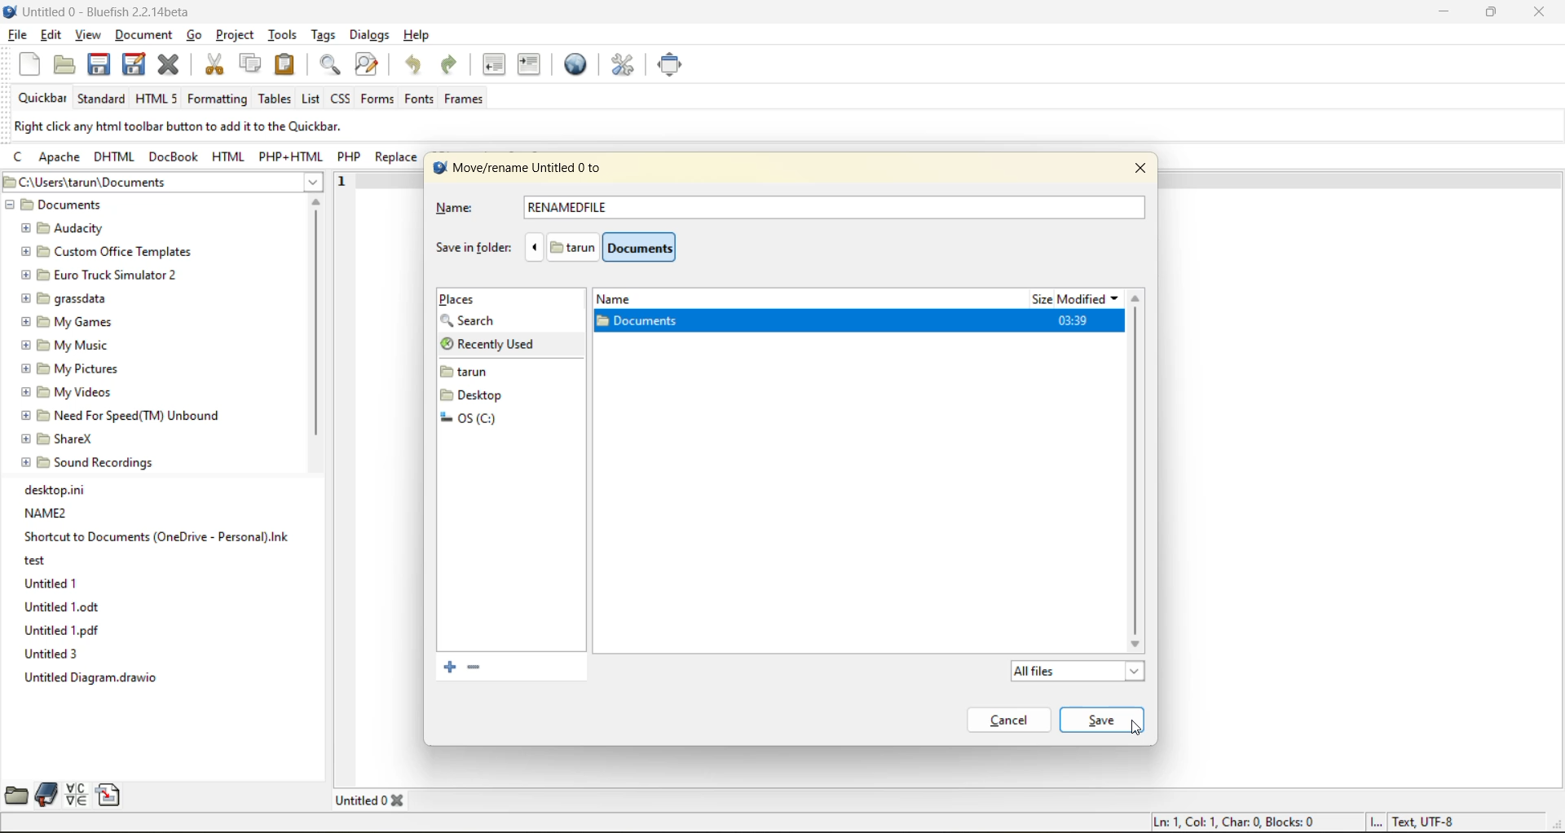 This screenshot has width=1565, height=833. What do you see at coordinates (529, 64) in the screenshot?
I see `indent` at bounding box center [529, 64].